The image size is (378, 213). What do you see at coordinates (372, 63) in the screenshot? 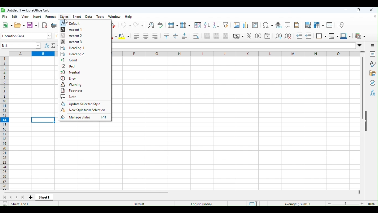
I see `Style` at bounding box center [372, 63].